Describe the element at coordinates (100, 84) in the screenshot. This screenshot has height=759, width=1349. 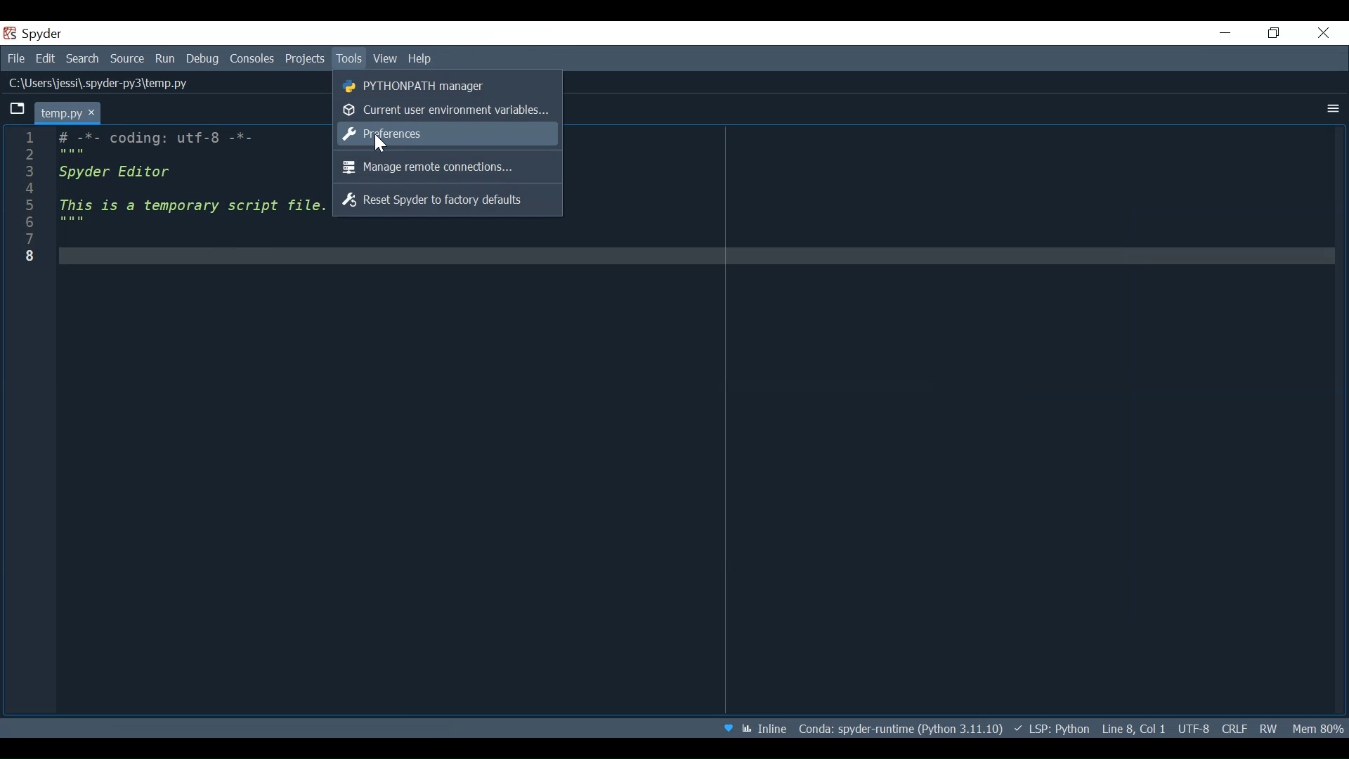
I see `File Path` at that location.